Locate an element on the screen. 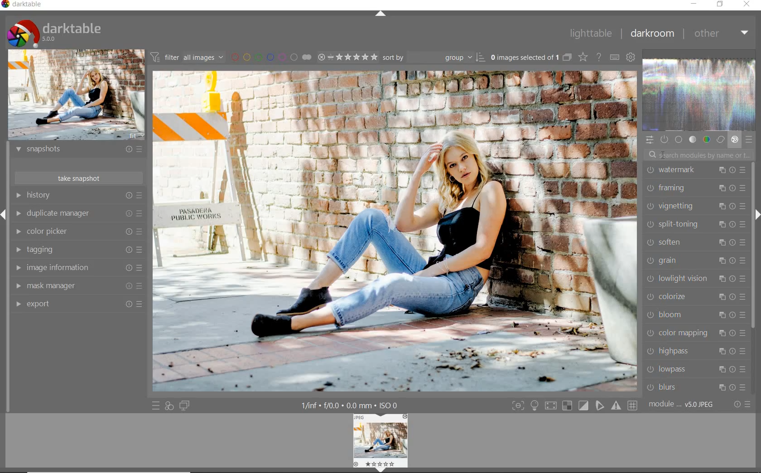 Image resolution: width=761 pixels, height=473 pixels. other is located at coordinates (721, 34).